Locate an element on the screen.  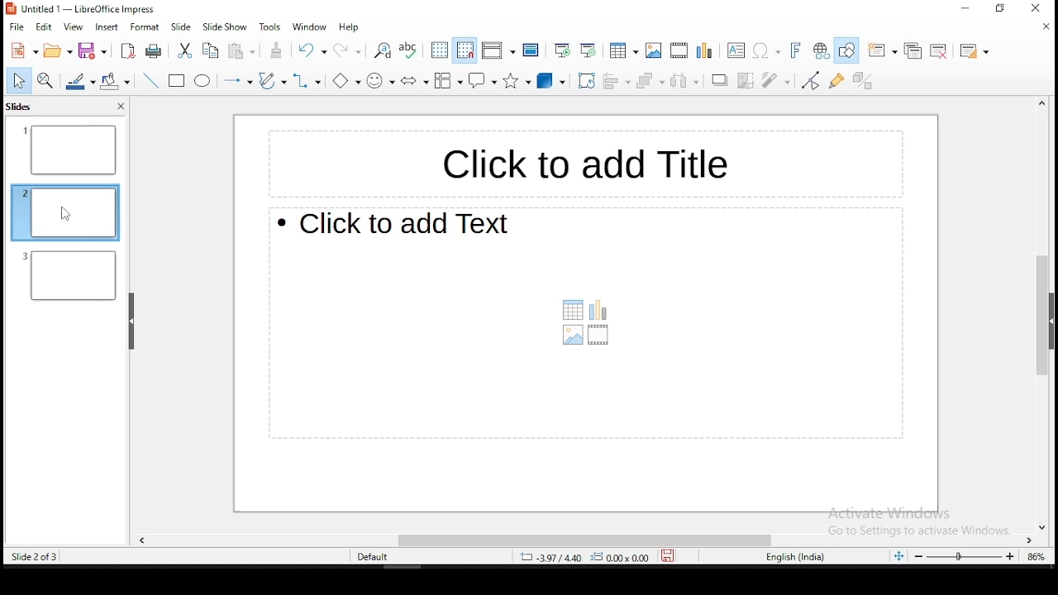
rectangle tool is located at coordinates (175, 81).